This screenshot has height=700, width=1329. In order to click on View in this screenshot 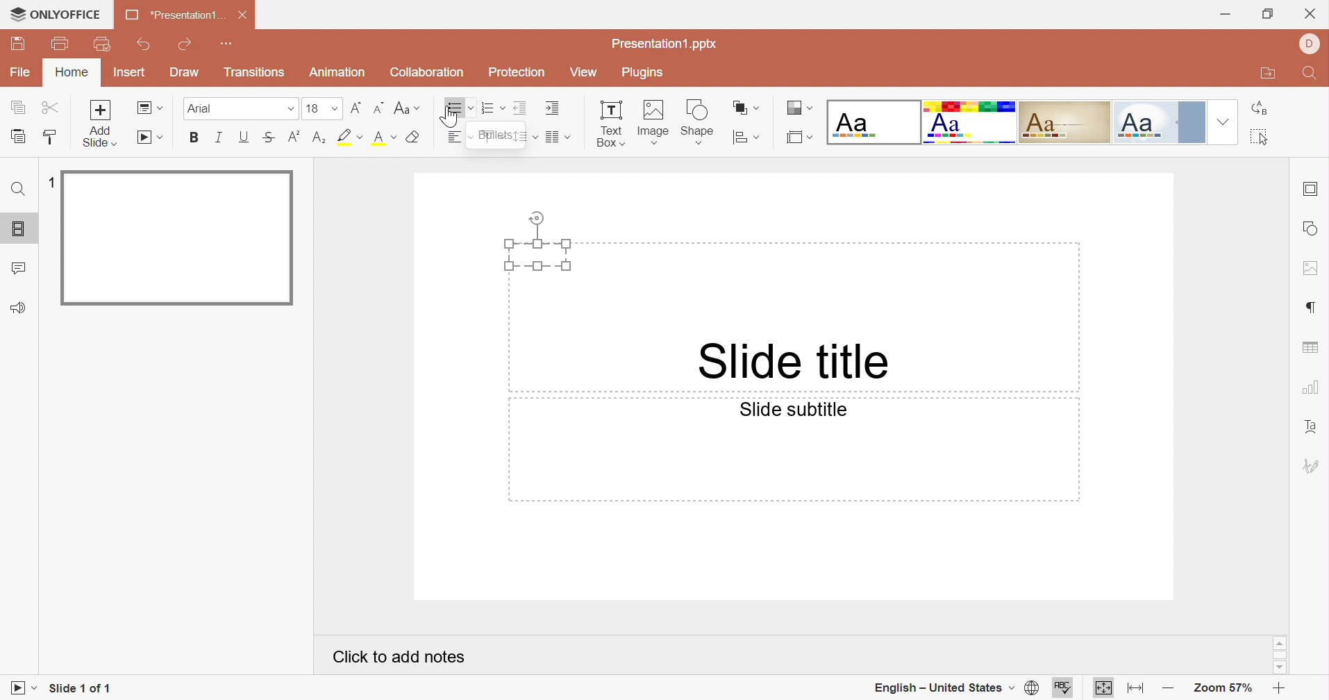, I will do `click(582, 70)`.